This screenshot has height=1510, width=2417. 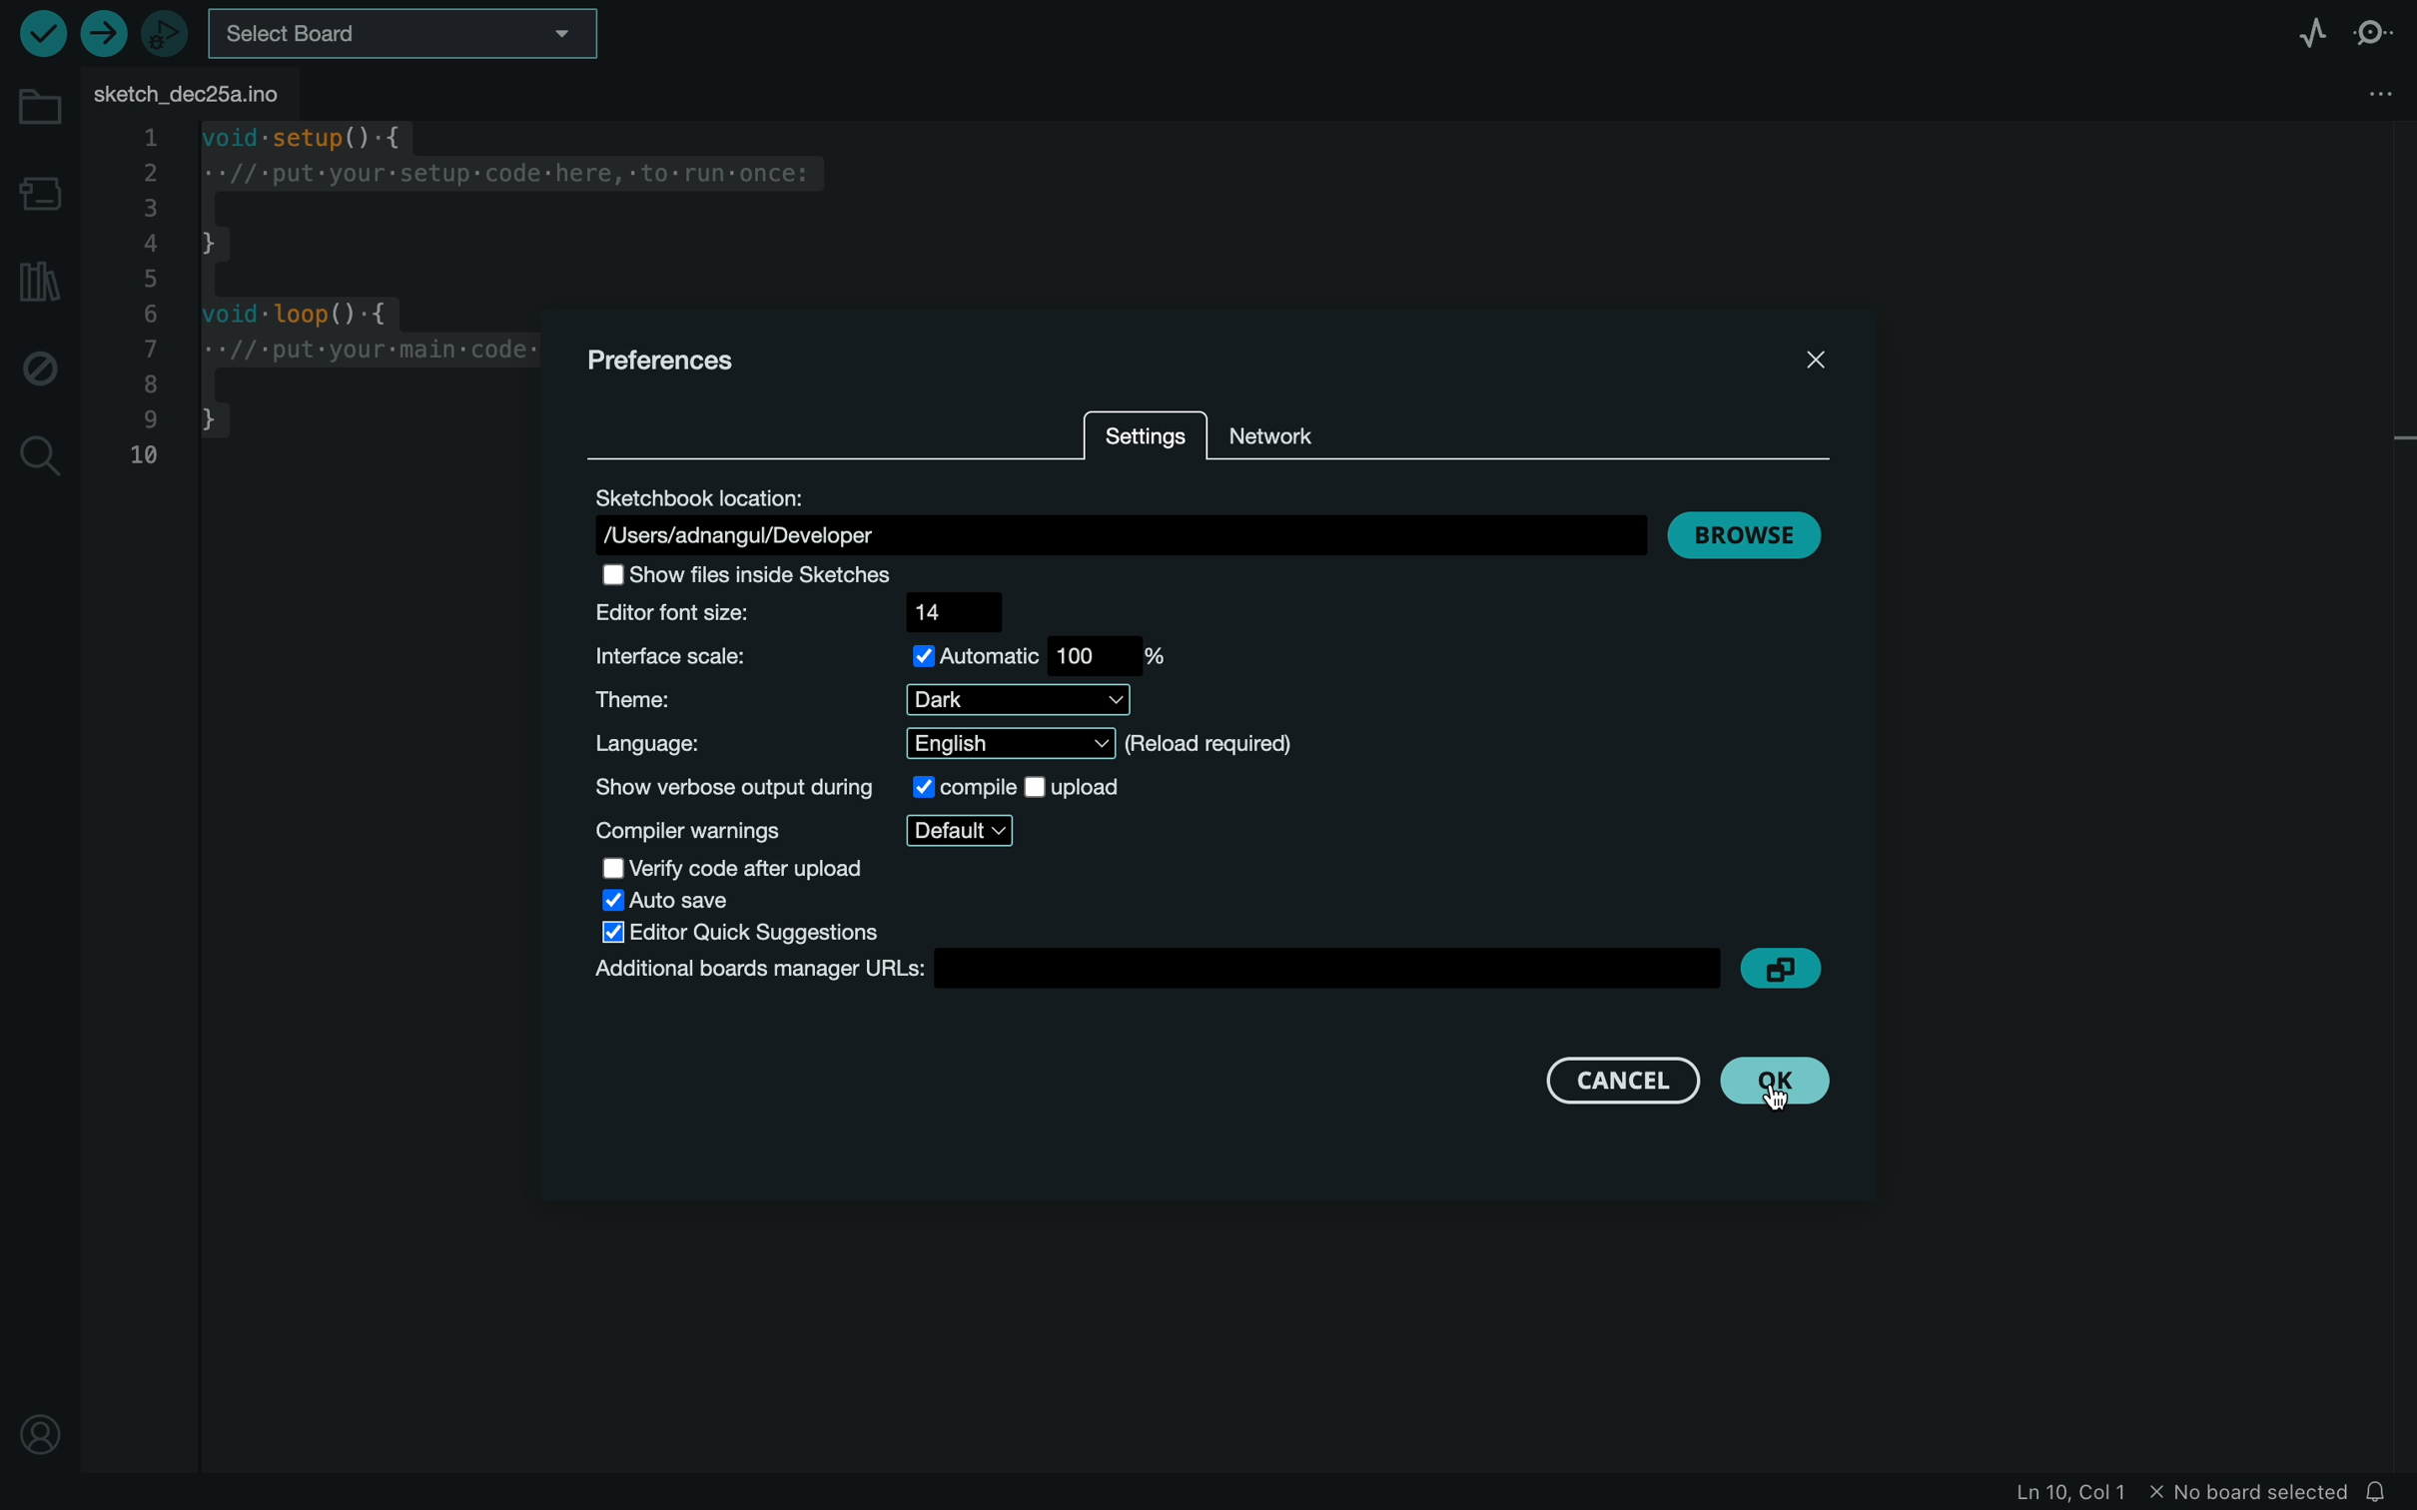 I want to click on network, so click(x=1281, y=427).